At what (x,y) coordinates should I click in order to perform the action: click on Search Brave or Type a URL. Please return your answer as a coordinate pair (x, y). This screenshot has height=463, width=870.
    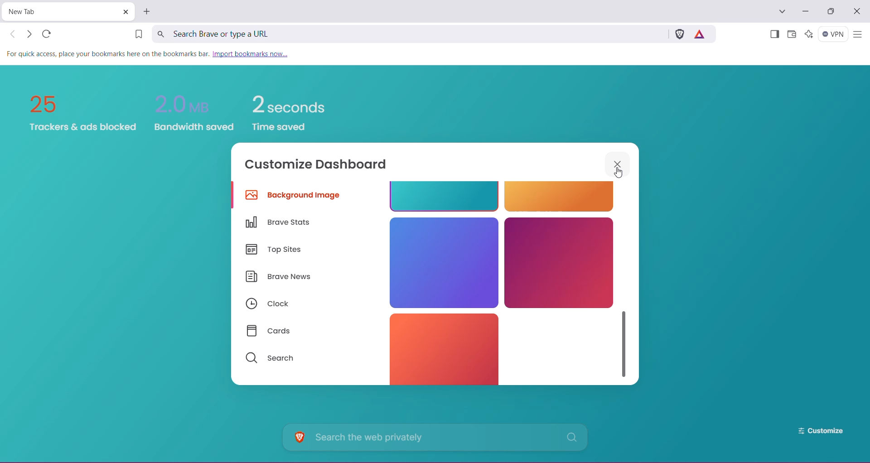
    Looking at the image, I should click on (408, 34).